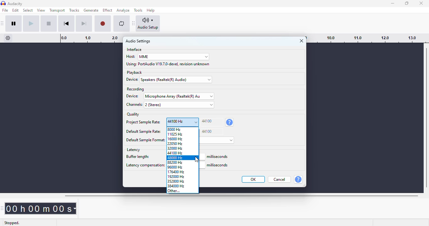  I want to click on play, so click(31, 24).